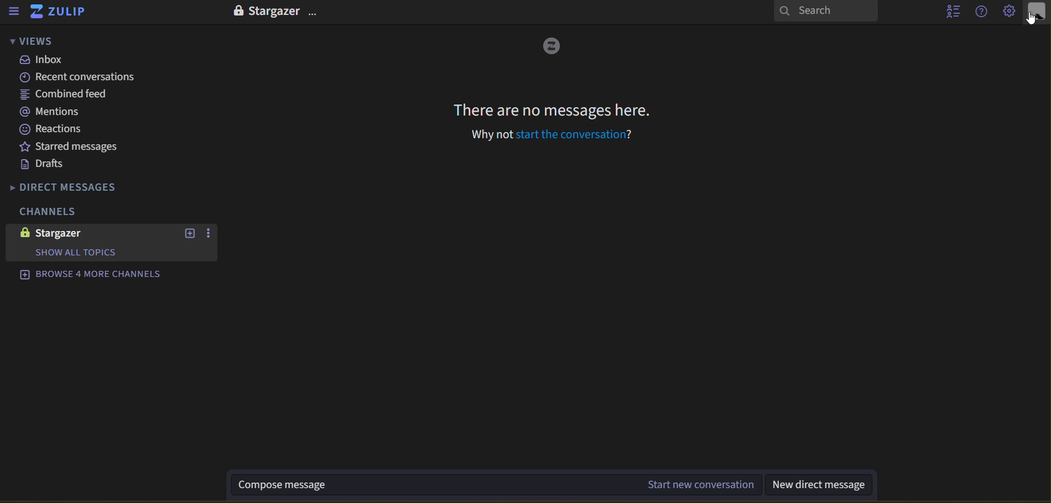  Describe the element at coordinates (550, 111) in the screenshot. I see `There are no messages here.` at that location.